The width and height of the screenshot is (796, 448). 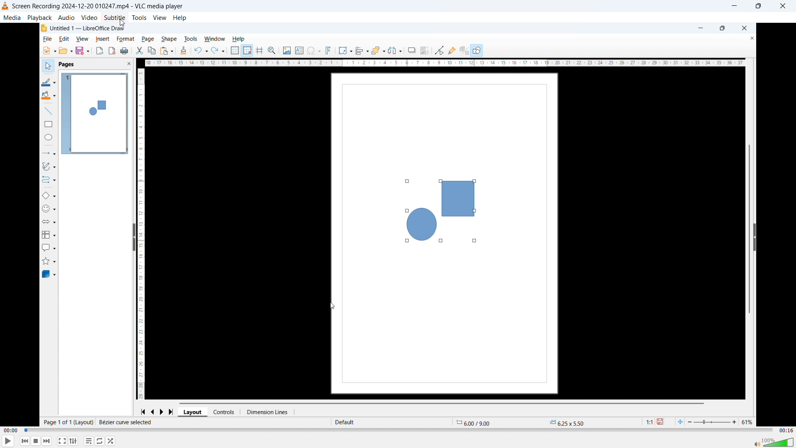 What do you see at coordinates (240, 38) in the screenshot?
I see `help` at bounding box center [240, 38].